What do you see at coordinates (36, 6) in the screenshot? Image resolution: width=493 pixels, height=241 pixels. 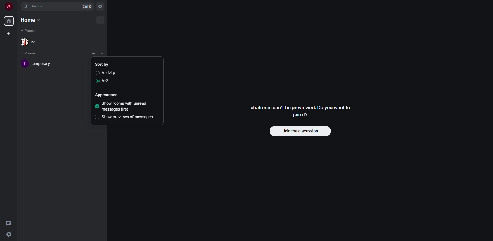 I see `search` at bounding box center [36, 6].